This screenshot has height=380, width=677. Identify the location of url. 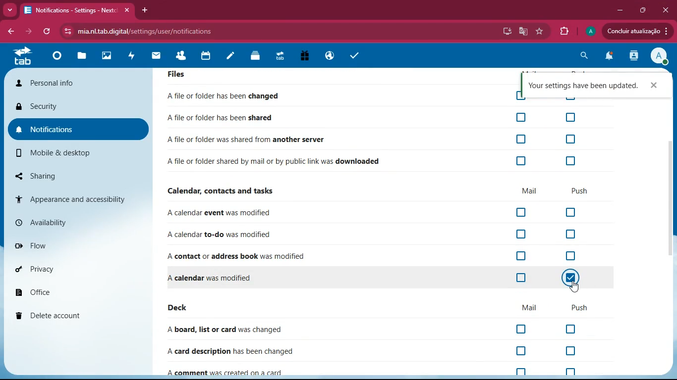
(167, 31).